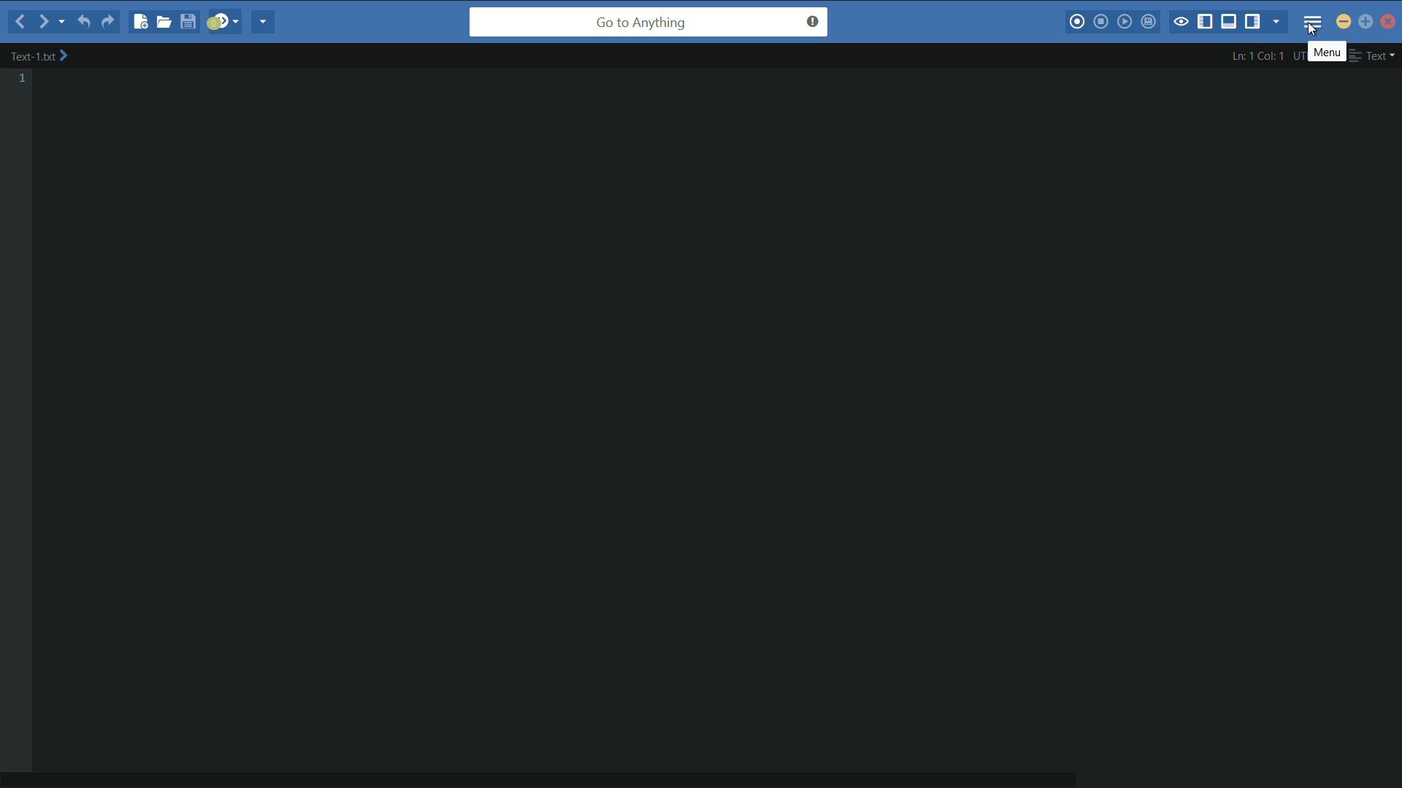  I want to click on go to anything, so click(648, 23).